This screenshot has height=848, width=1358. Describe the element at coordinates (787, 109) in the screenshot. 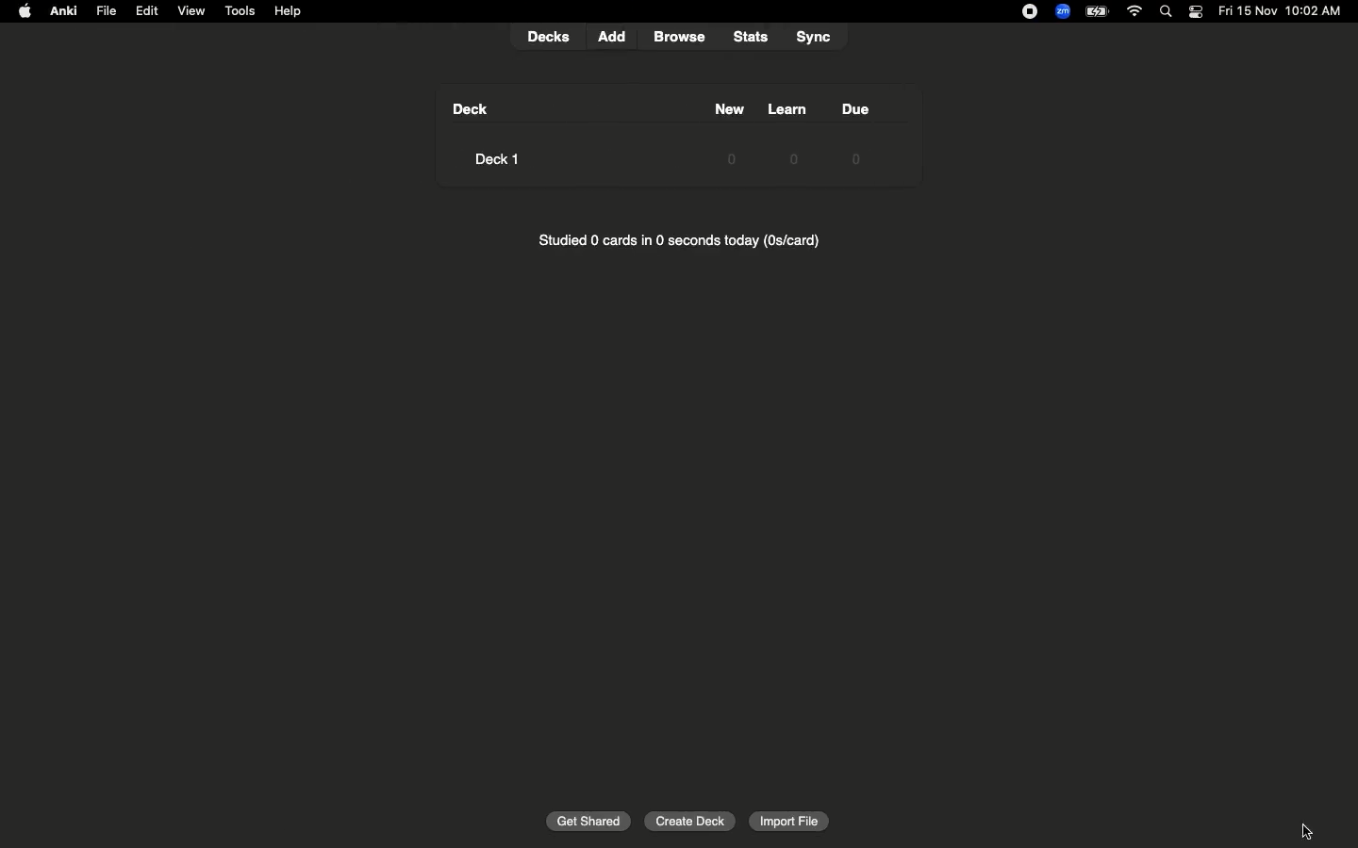

I see `Learn` at that location.